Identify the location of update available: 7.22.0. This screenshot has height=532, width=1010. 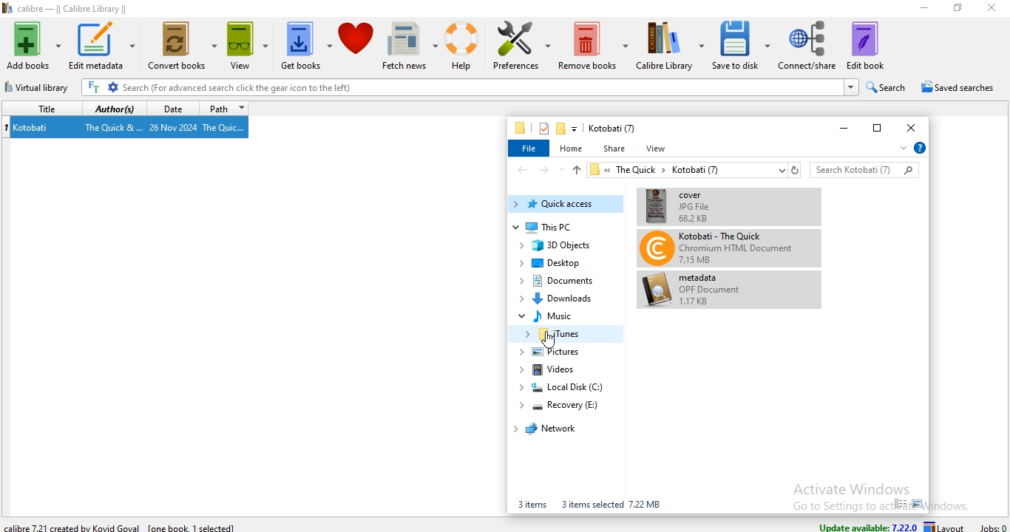
(867, 525).